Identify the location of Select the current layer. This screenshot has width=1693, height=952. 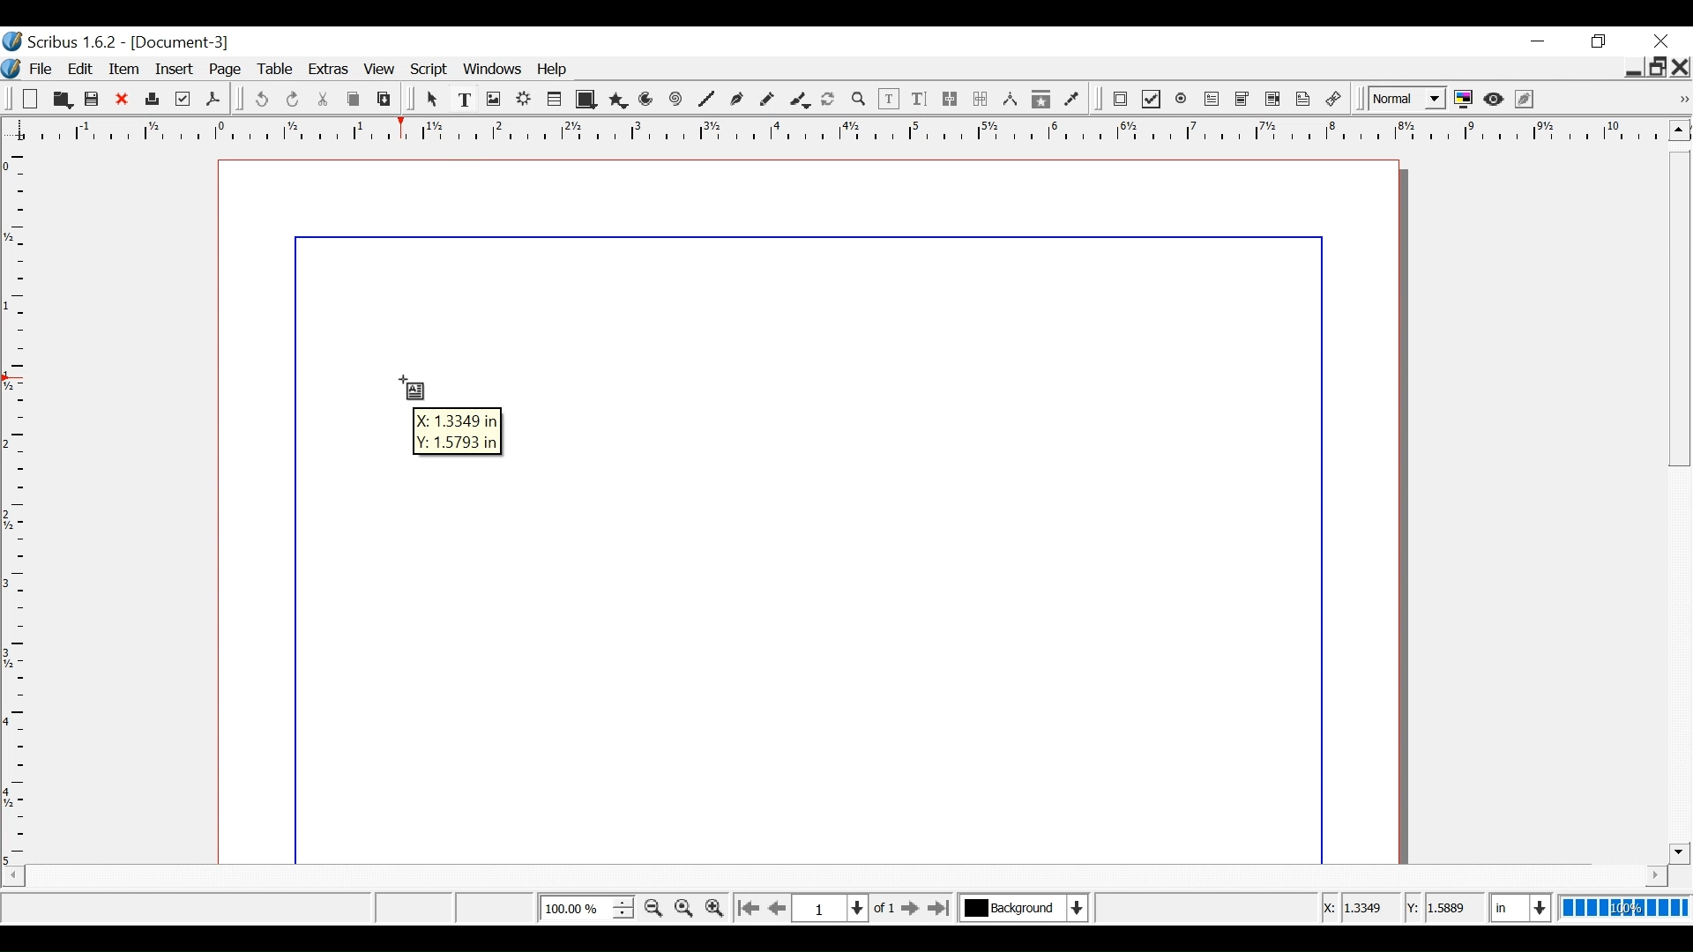
(1020, 907).